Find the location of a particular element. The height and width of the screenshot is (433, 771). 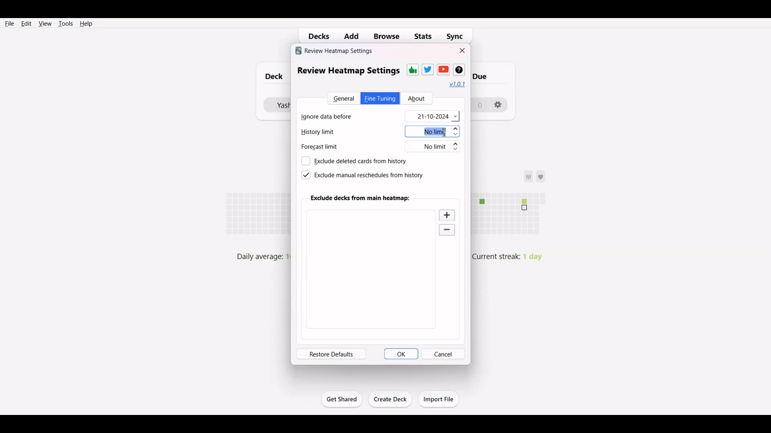

Edit is located at coordinates (26, 23).